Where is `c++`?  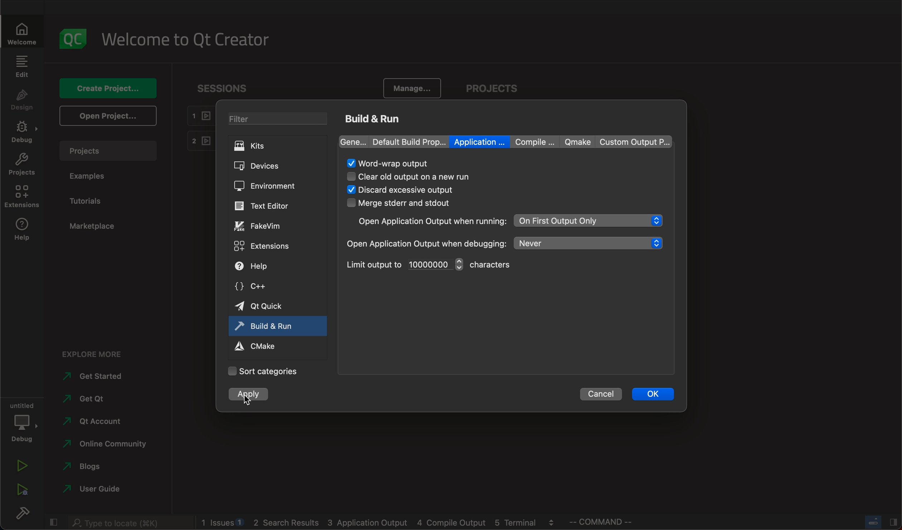
c++ is located at coordinates (268, 286).